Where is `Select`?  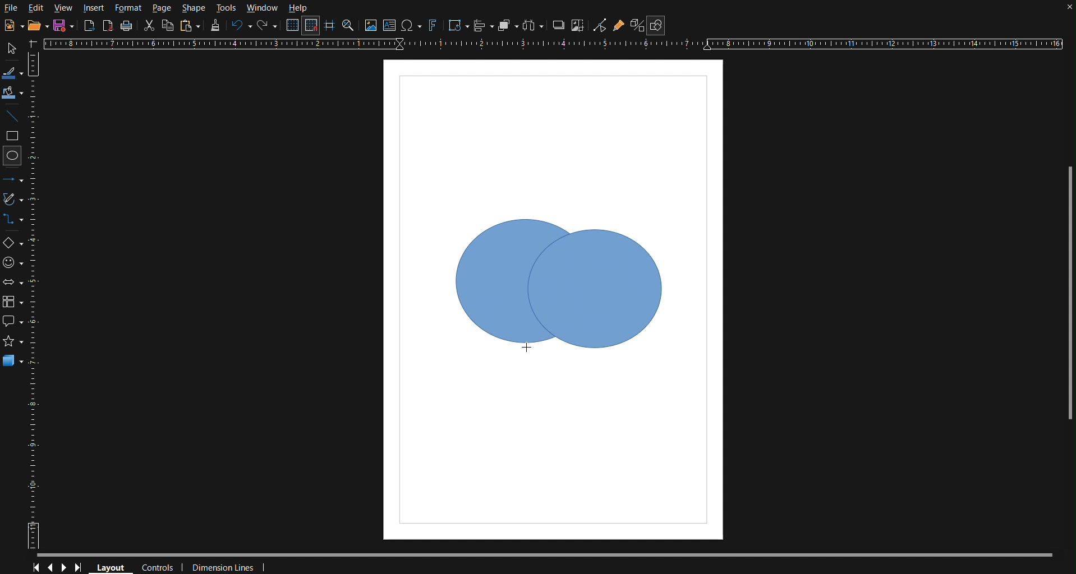 Select is located at coordinates (13, 48).